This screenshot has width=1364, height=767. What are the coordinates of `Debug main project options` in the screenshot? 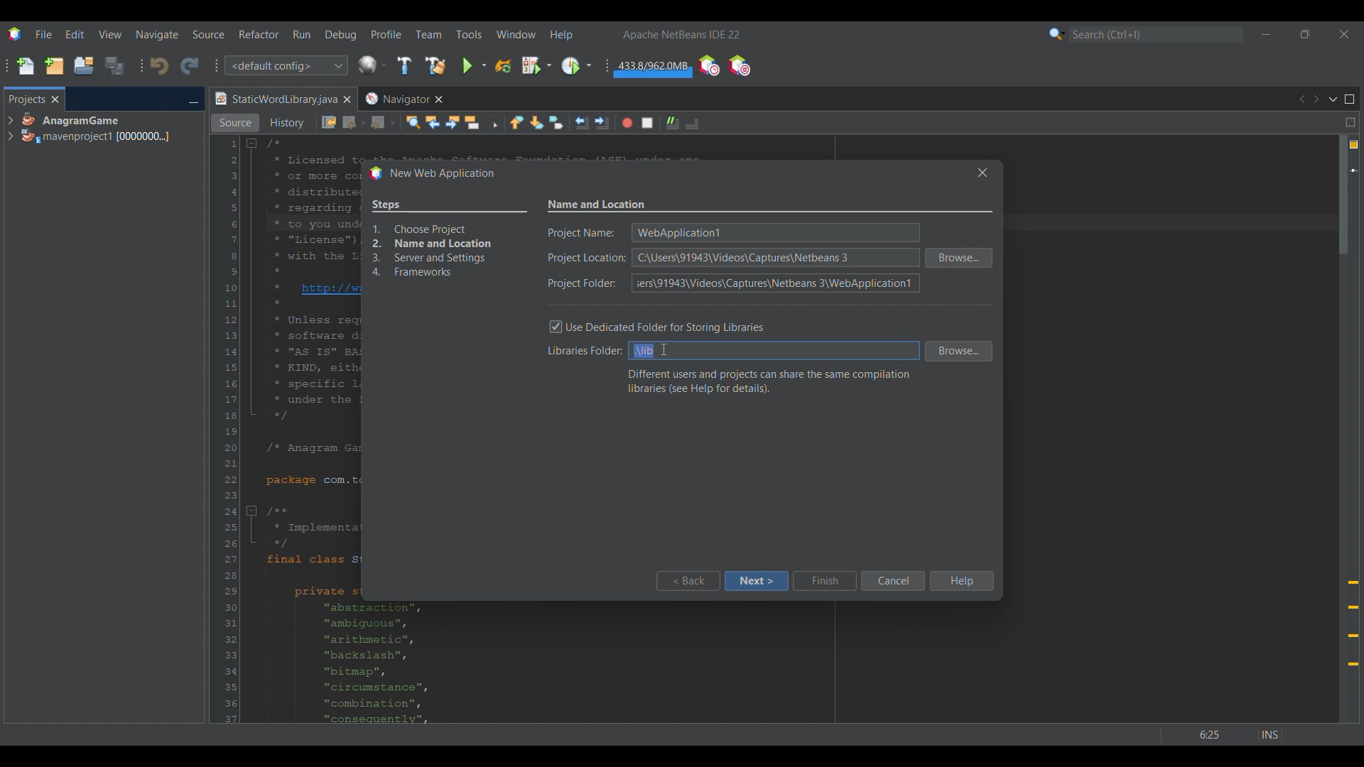 It's located at (536, 65).